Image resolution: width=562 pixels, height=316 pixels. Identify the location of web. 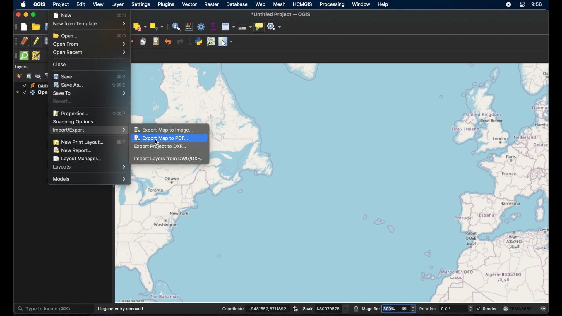
(261, 4).